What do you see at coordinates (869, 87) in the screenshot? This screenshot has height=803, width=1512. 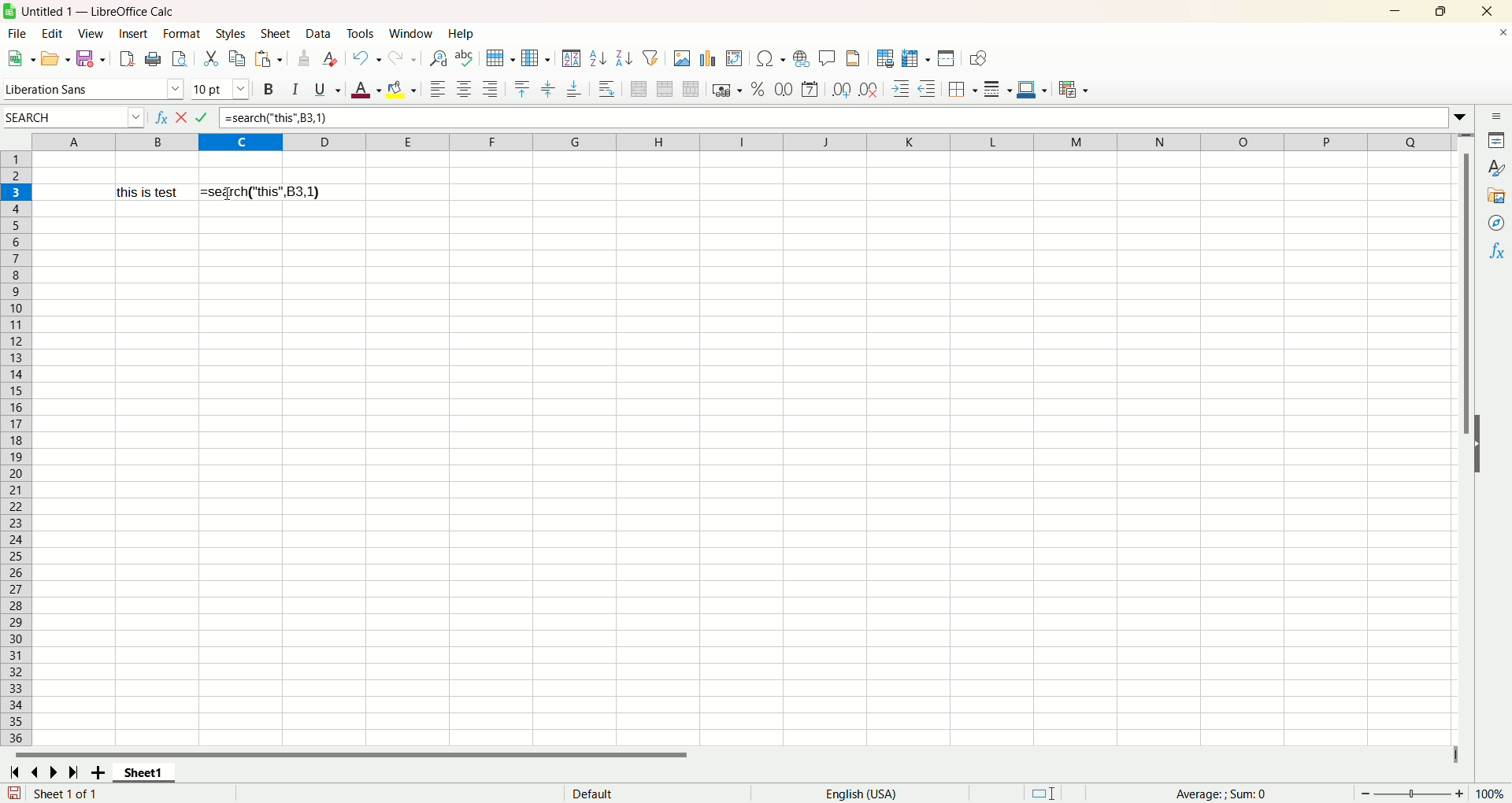 I see `remove decimal places` at bounding box center [869, 87].